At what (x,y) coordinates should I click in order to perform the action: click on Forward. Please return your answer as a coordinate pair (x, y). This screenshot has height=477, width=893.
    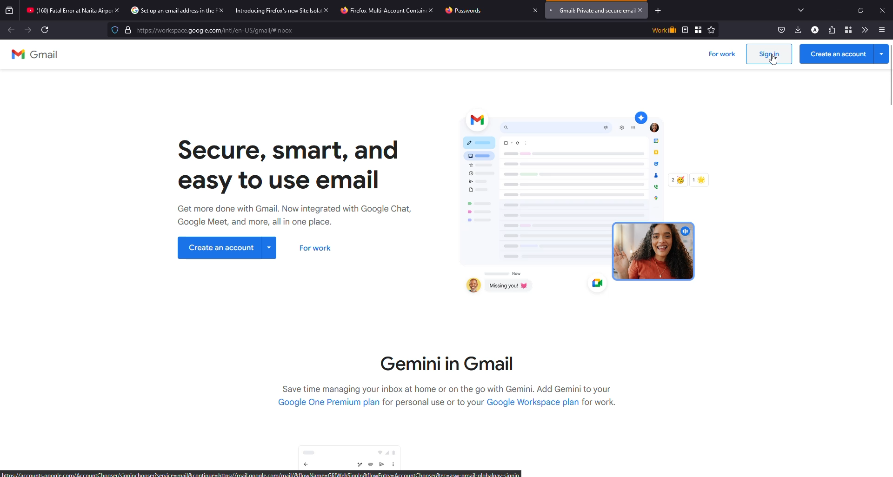
    Looking at the image, I should click on (27, 32).